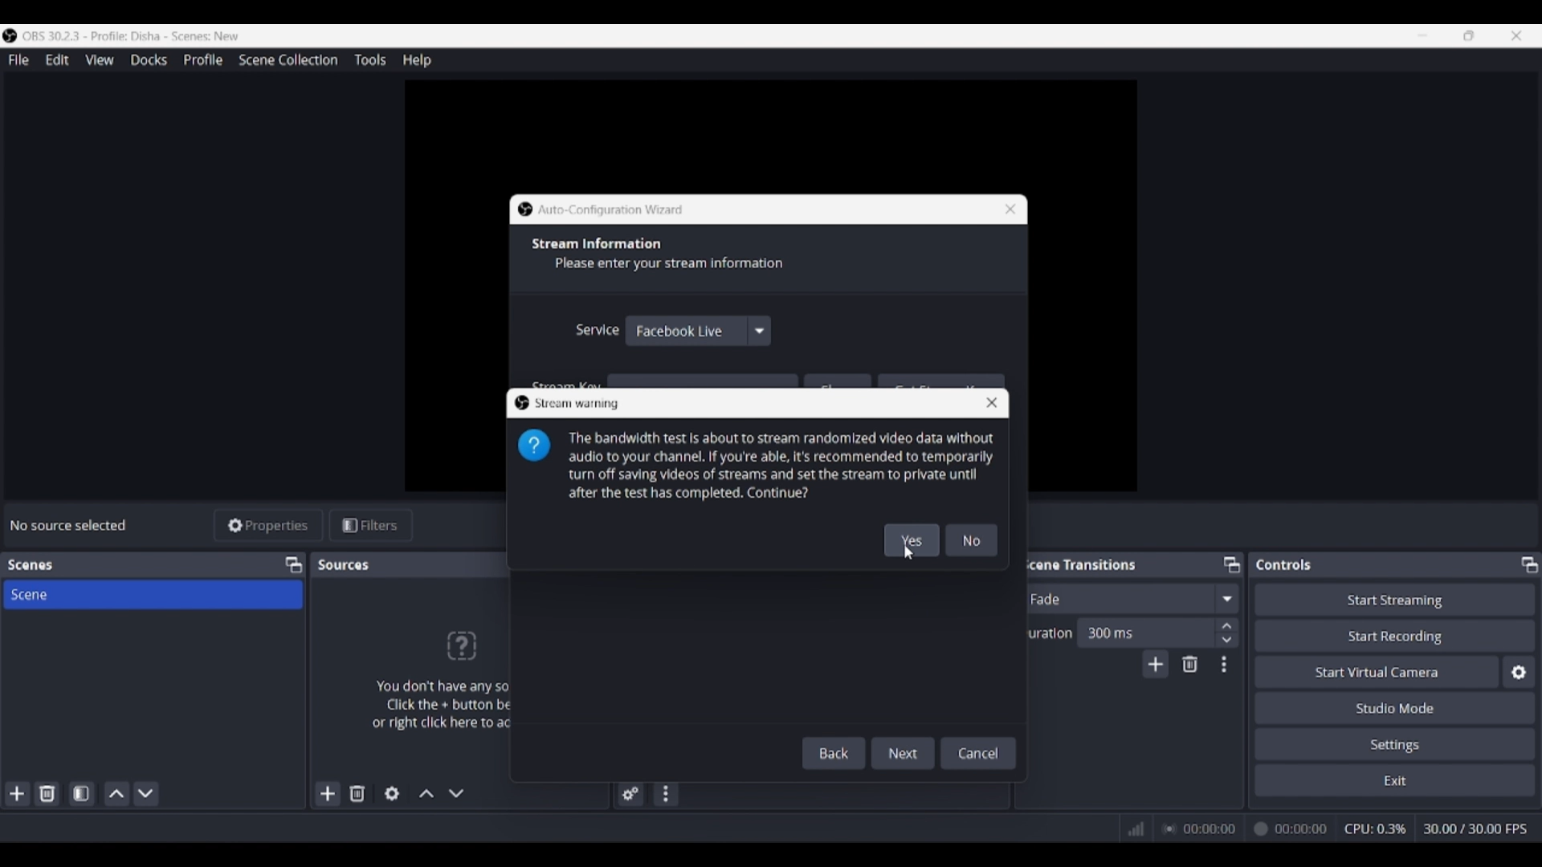  What do you see at coordinates (100, 59) in the screenshot?
I see `View menu` at bounding box center [100, 59].